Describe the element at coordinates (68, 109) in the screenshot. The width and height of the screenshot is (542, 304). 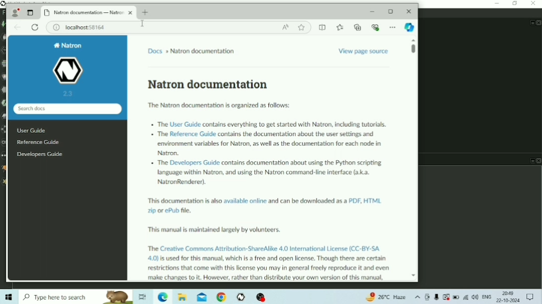
I see `Search docs` at that location.